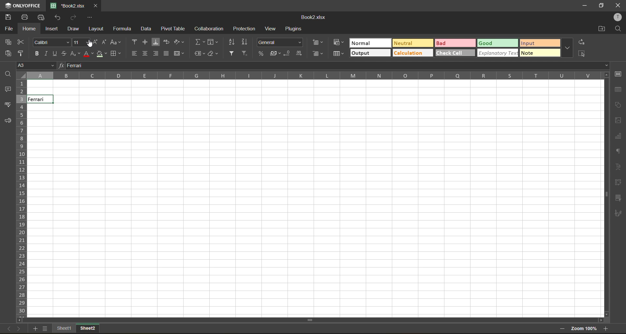 This screenshot has width=626, height=334. What do you see at coordinates (114, 54) in the screenshot?
I see `borders` at bounding box center [114, 54].